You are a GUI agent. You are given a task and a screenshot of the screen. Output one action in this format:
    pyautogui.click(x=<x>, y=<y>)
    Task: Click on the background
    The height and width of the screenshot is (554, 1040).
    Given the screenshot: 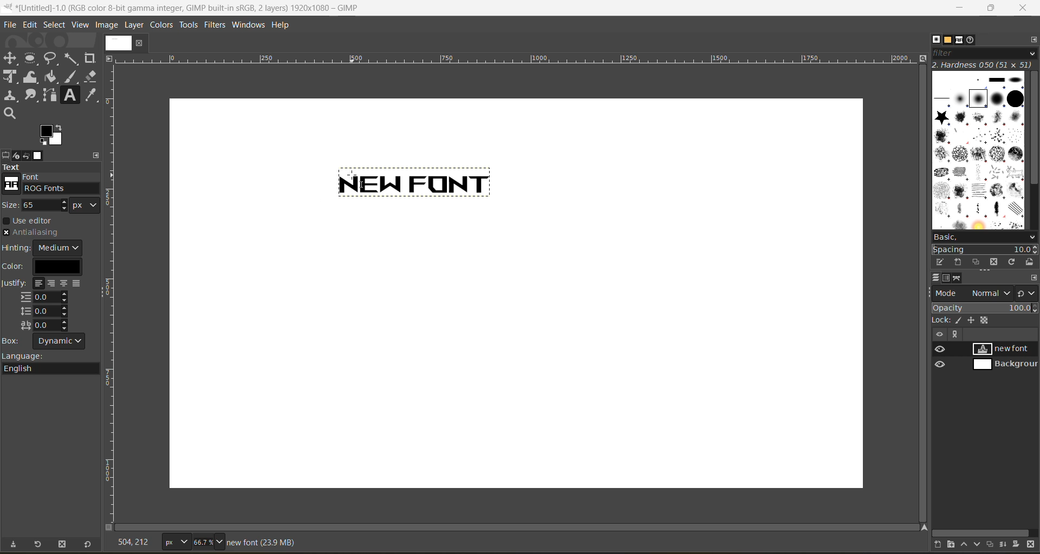 What is the action you would take?
    pyautogui.click(x=1004, y=365)
    